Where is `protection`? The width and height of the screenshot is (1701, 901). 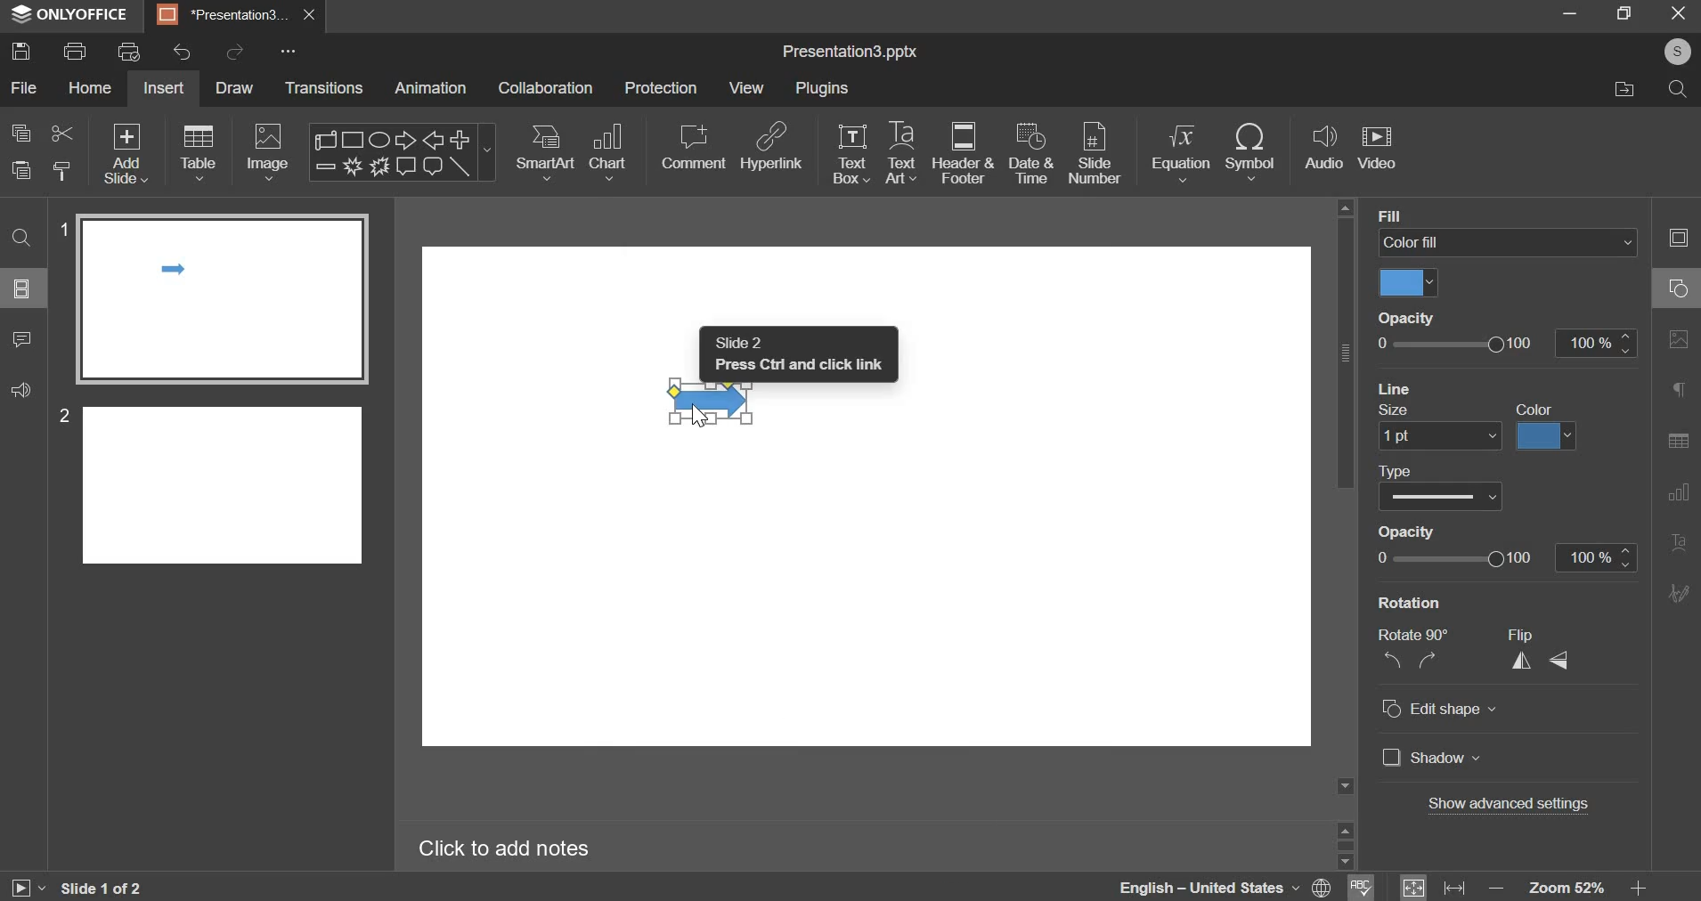
protection is located at coordinates (660, 87).